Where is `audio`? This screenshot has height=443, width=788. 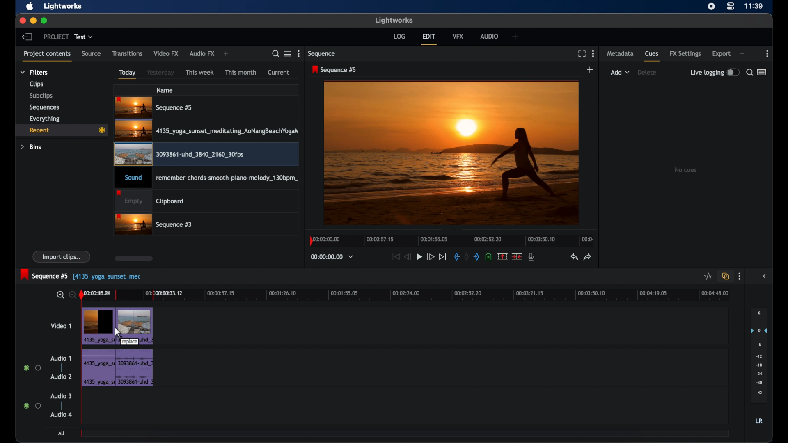 audio is located at coordinates (489, 37).